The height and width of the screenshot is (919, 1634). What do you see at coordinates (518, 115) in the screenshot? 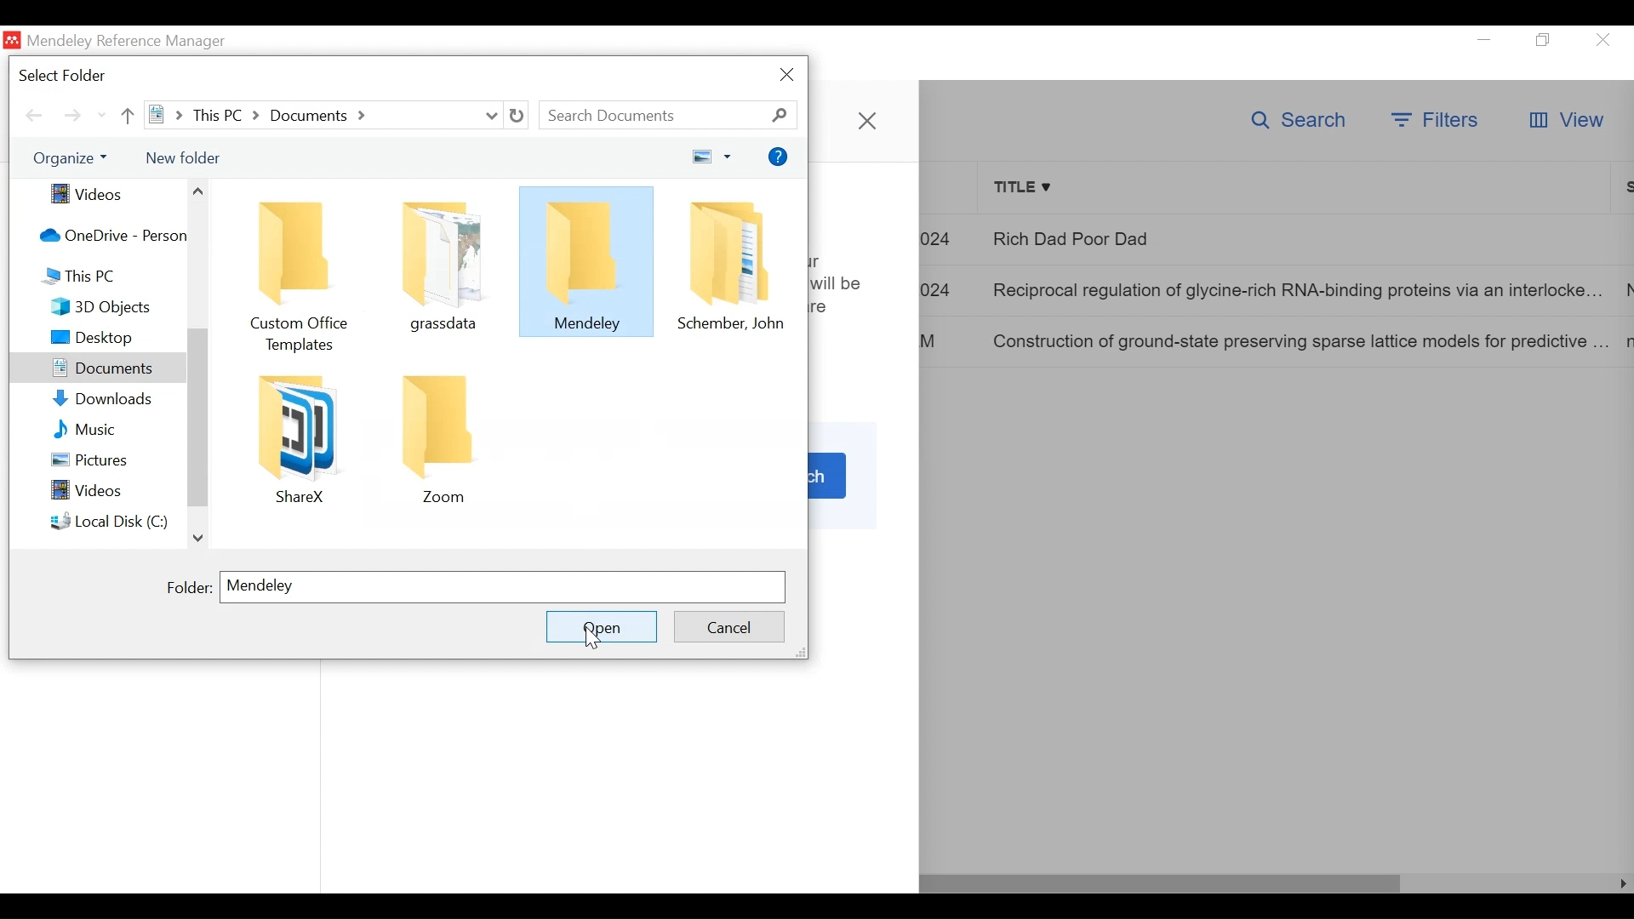
I see `Refresh` at bounding box center [518, 115].